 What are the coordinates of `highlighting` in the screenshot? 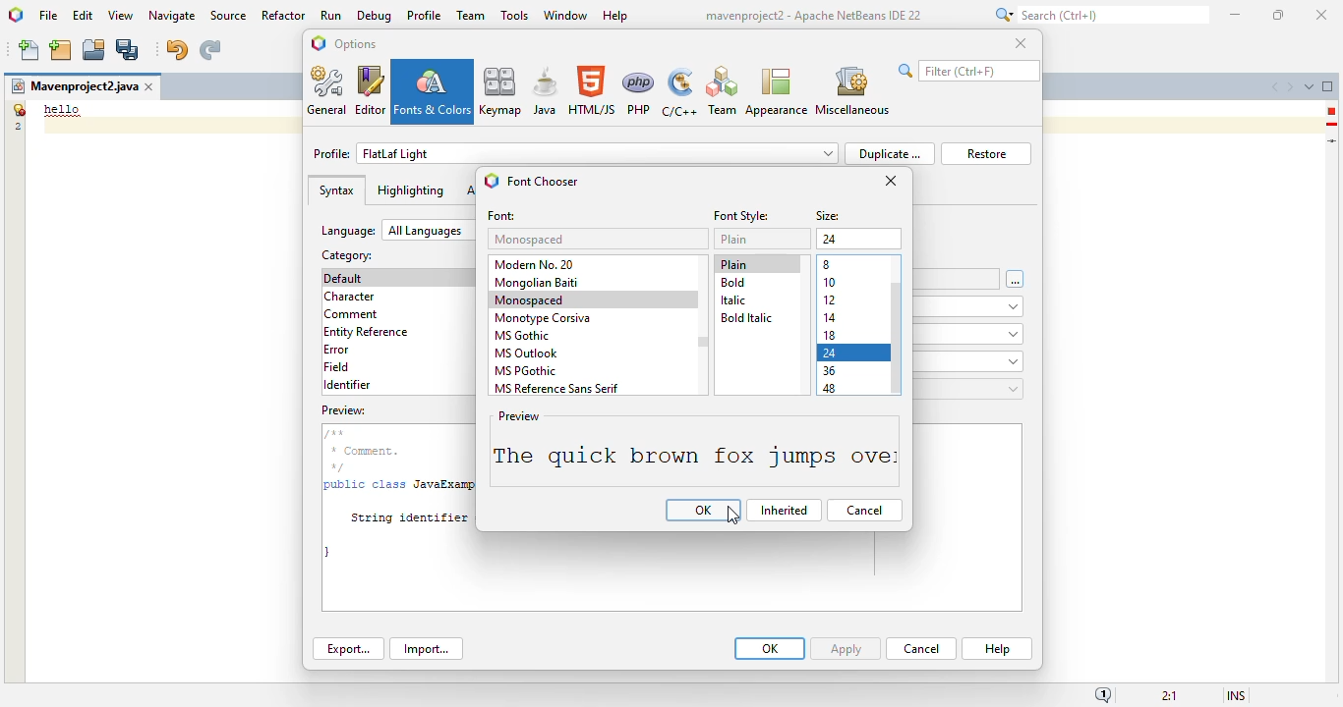 It's located at (410, 190).